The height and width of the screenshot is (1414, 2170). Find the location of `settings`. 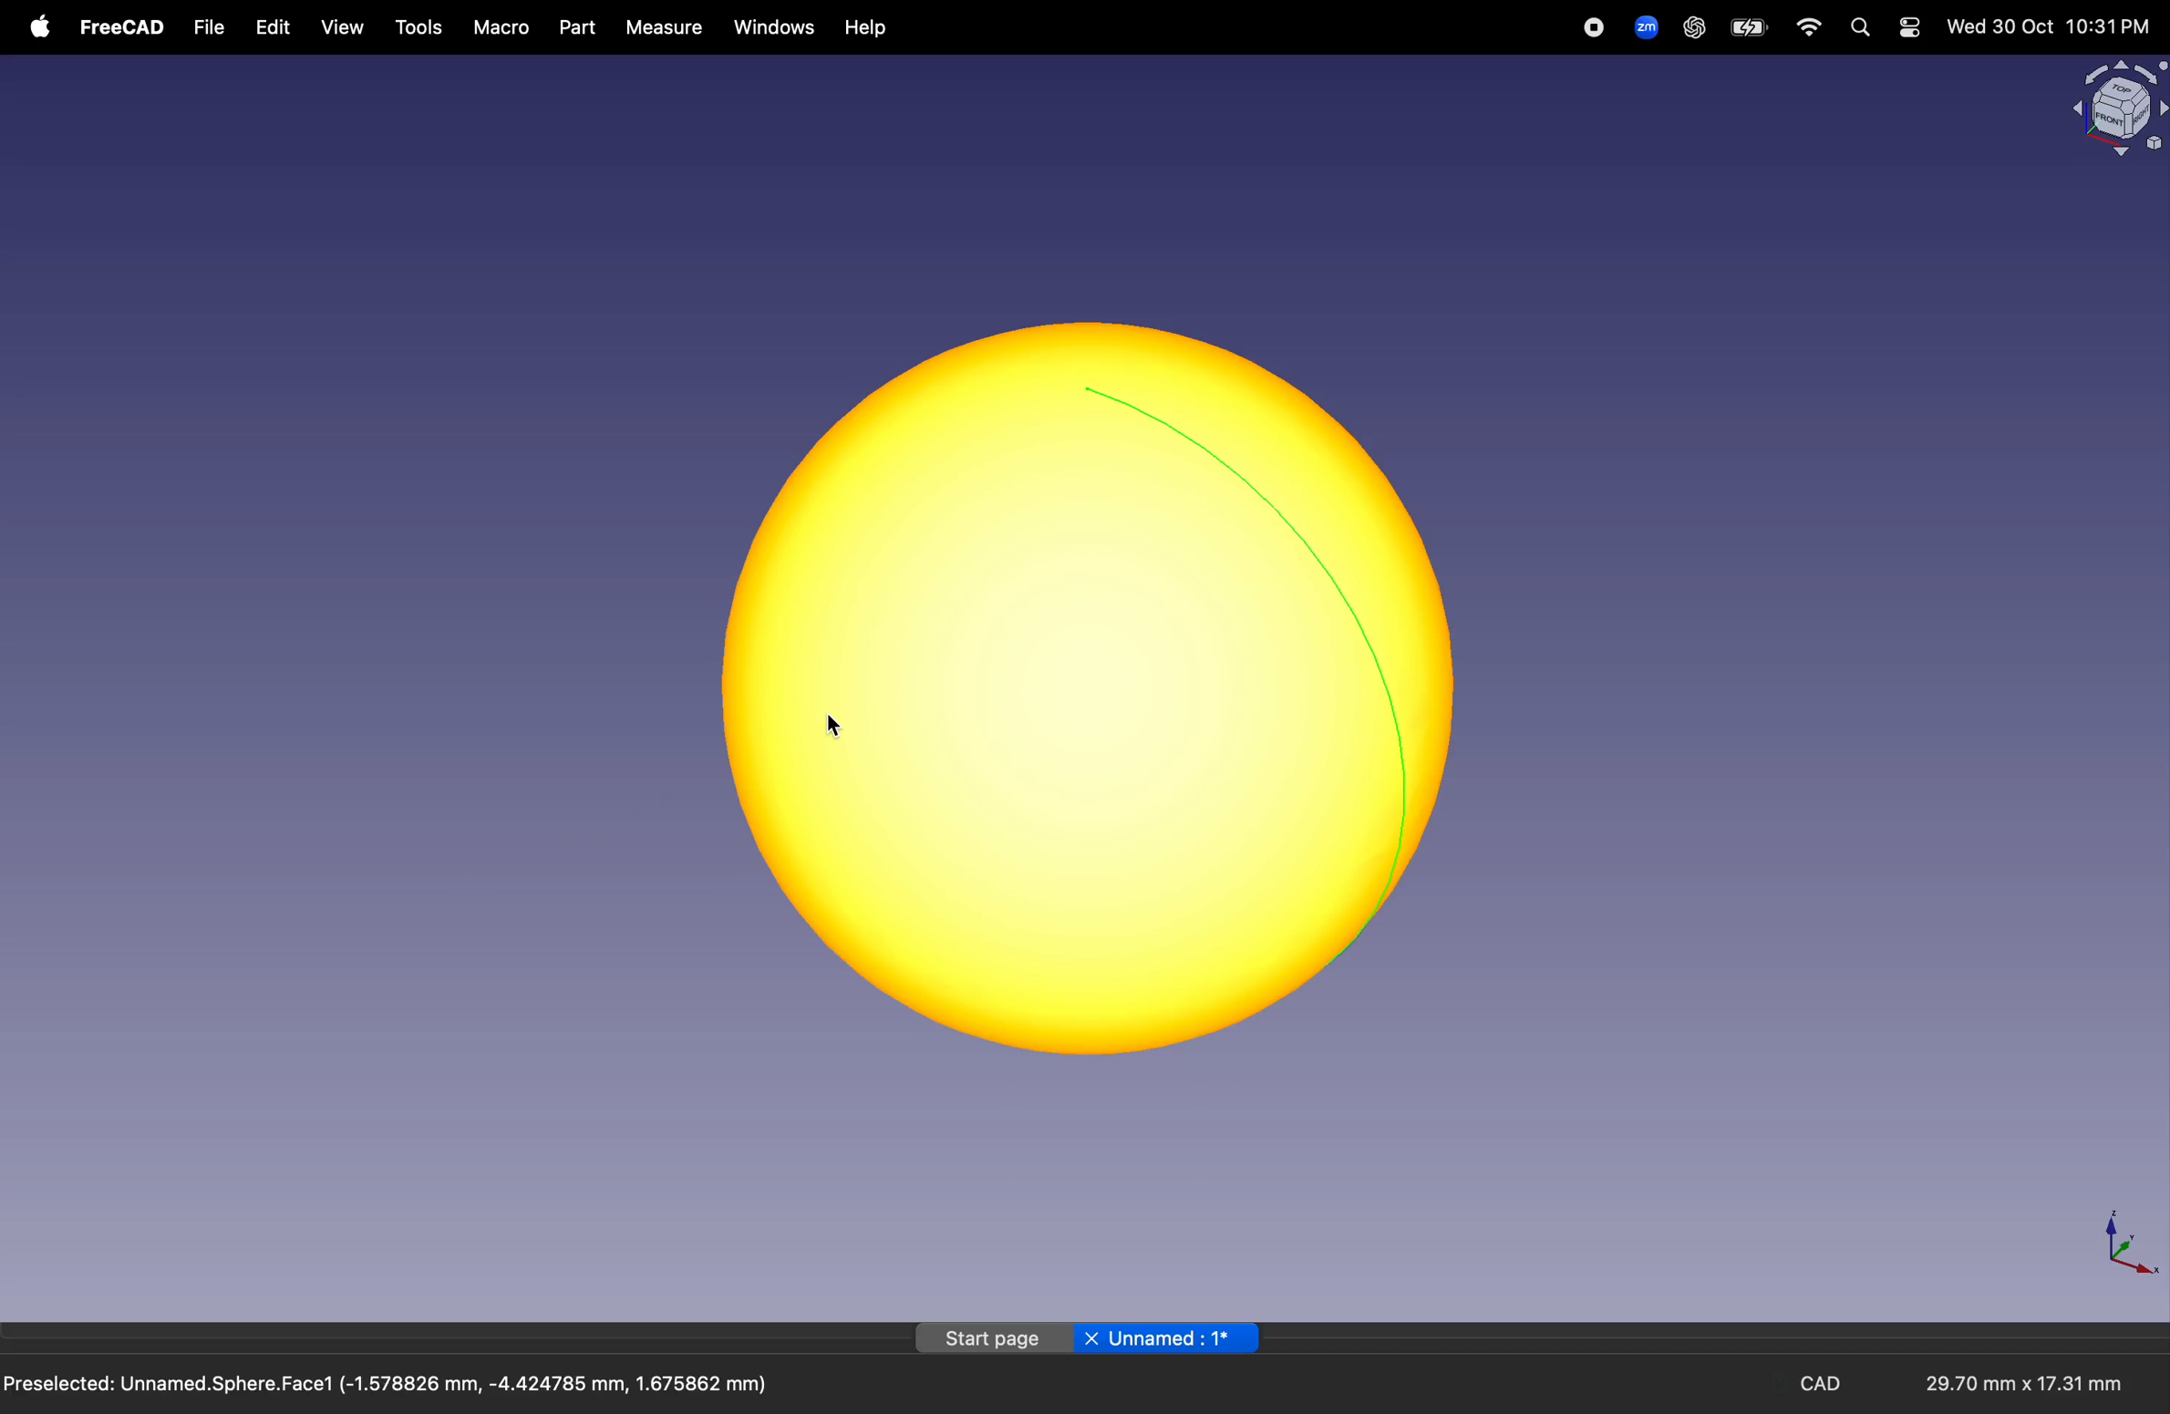

settings is located at coordinates (1908, 27).